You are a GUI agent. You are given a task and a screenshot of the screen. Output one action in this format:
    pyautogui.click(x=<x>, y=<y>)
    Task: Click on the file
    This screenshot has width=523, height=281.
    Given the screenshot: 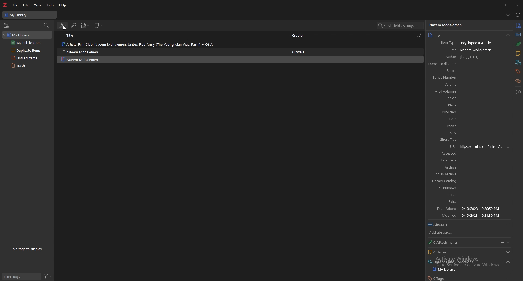 What is the action you would take?
    pyautogui.click(x=16, y=5)
    